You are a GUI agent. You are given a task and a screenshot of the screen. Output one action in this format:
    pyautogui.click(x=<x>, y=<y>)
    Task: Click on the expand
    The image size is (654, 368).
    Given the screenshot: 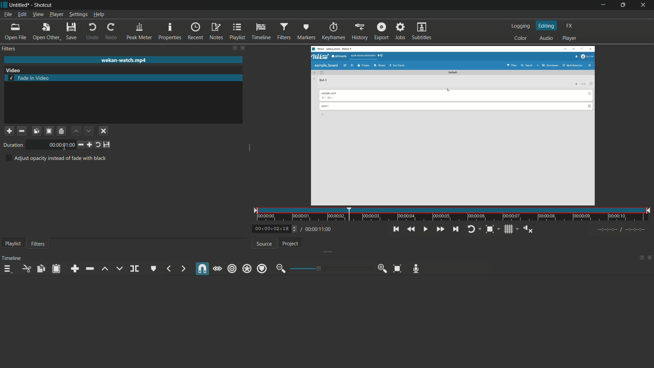 What is the action you would take?
    pyautogui.click(x=330, y=251)
    